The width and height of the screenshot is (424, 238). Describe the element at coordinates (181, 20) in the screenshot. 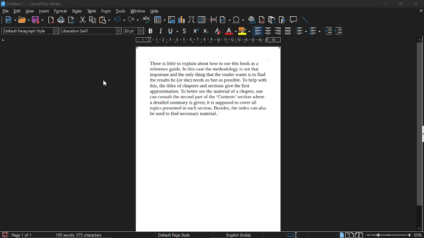

I see `insert chart` at that location.